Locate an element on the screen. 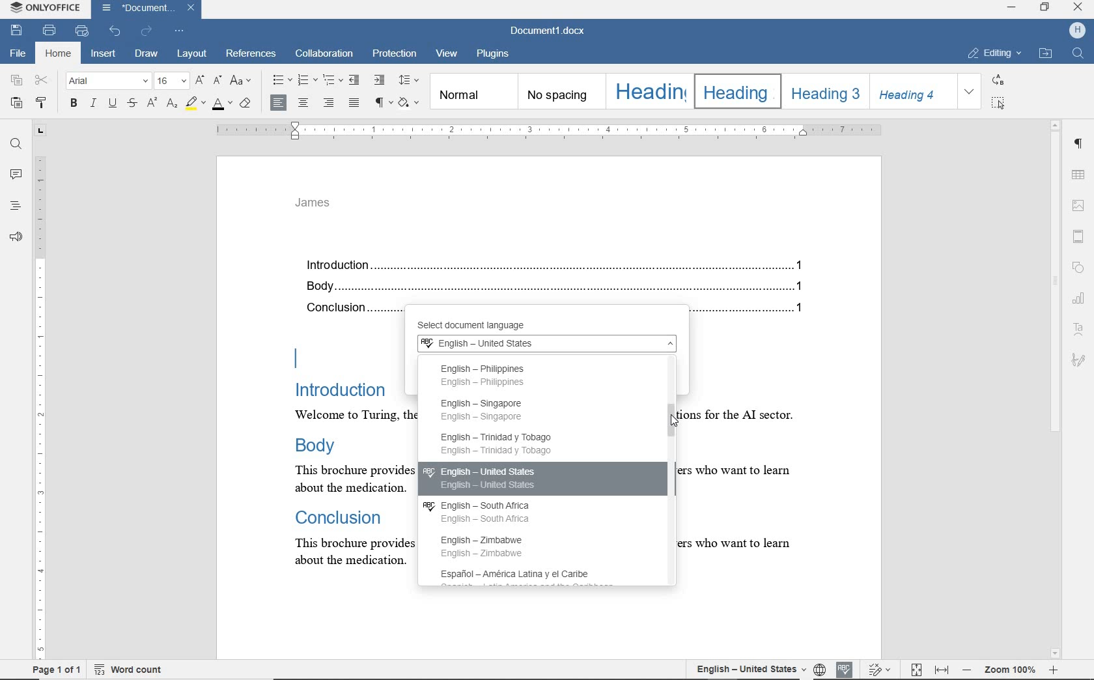  document name is located at coordinates (550, 29).